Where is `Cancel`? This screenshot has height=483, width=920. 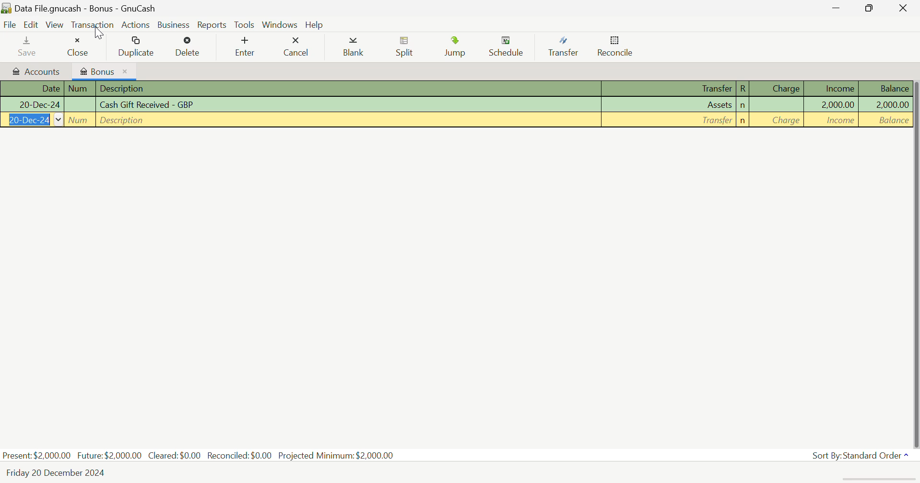
Cancel is located at coordinates (296, 45).